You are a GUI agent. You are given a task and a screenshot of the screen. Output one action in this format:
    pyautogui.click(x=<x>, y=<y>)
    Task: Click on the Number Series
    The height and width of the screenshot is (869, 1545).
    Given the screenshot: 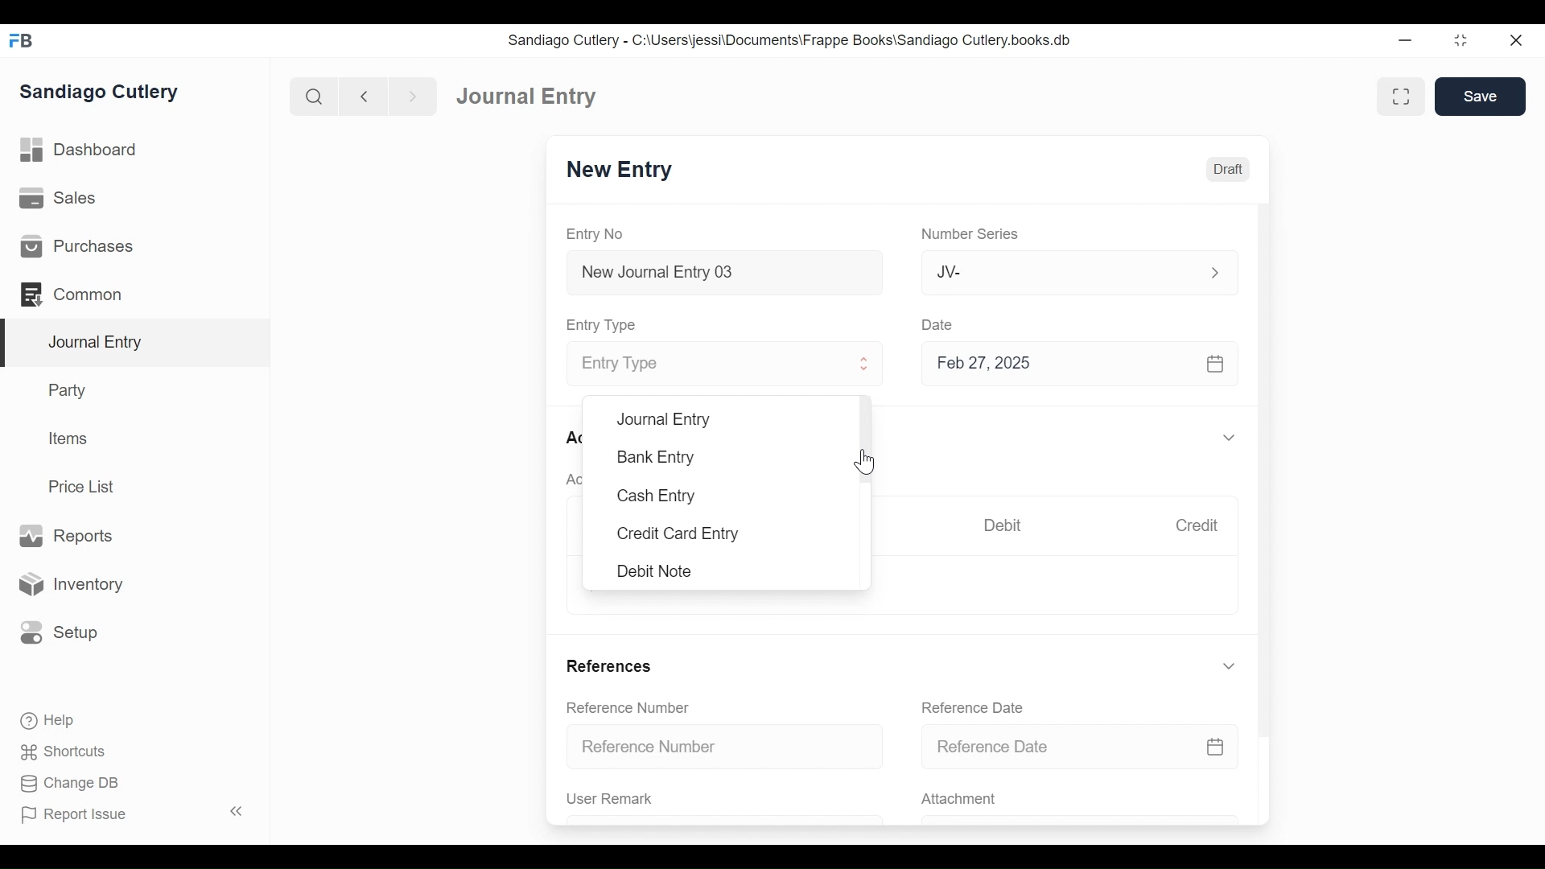 What is the action you would take?
    pyautogui.click(x=968, y=235)
    